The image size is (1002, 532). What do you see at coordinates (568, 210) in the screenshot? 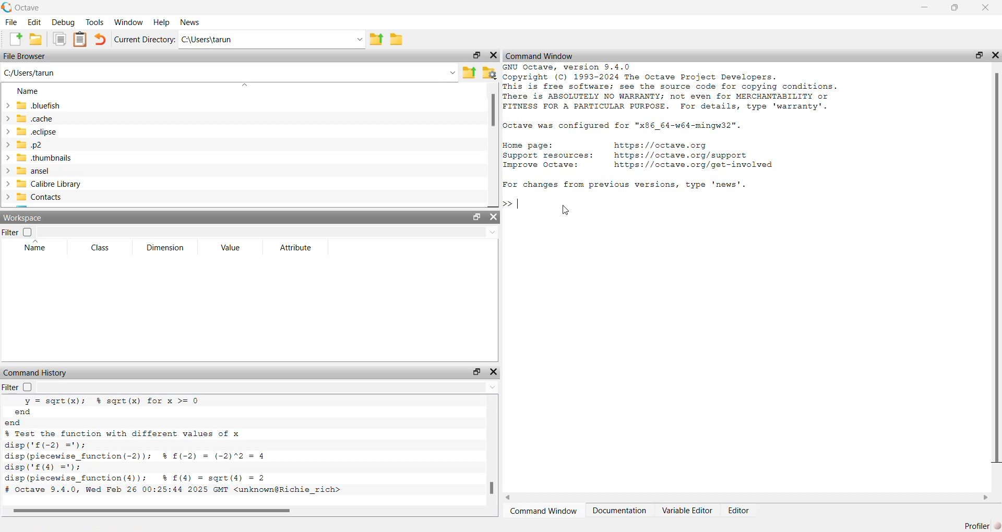
I see `Cursor` at bounding box center [568, 210].